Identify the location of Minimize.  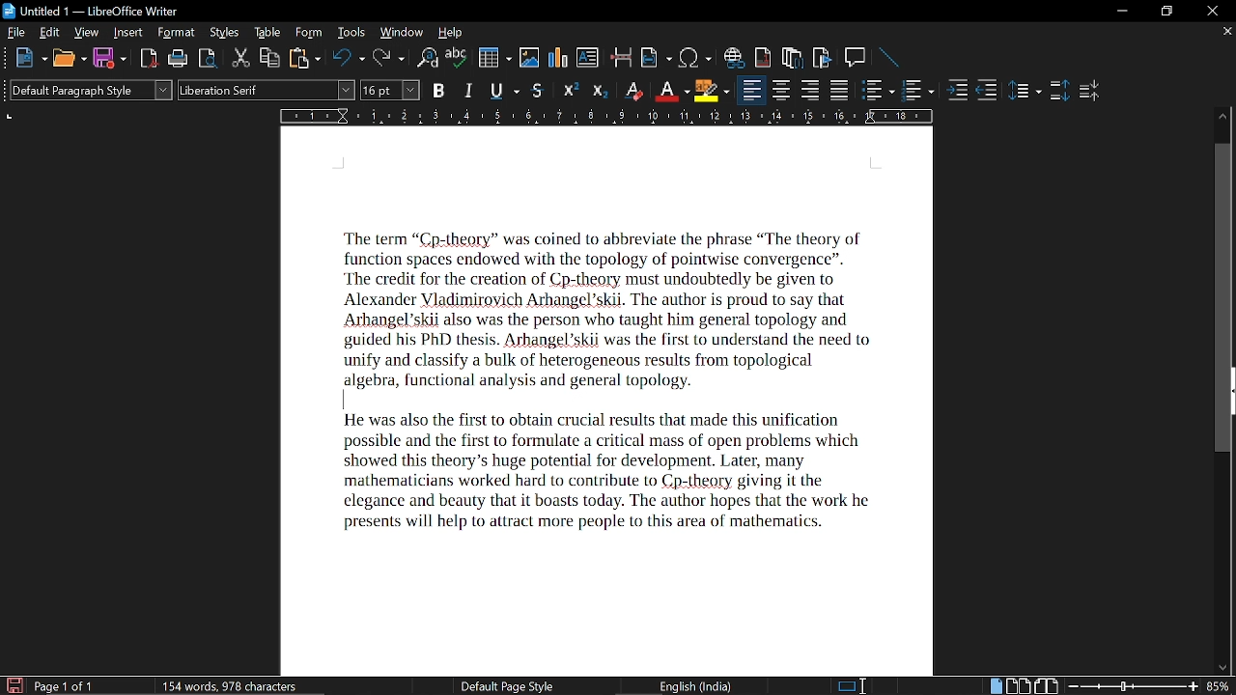
(1119, 13).